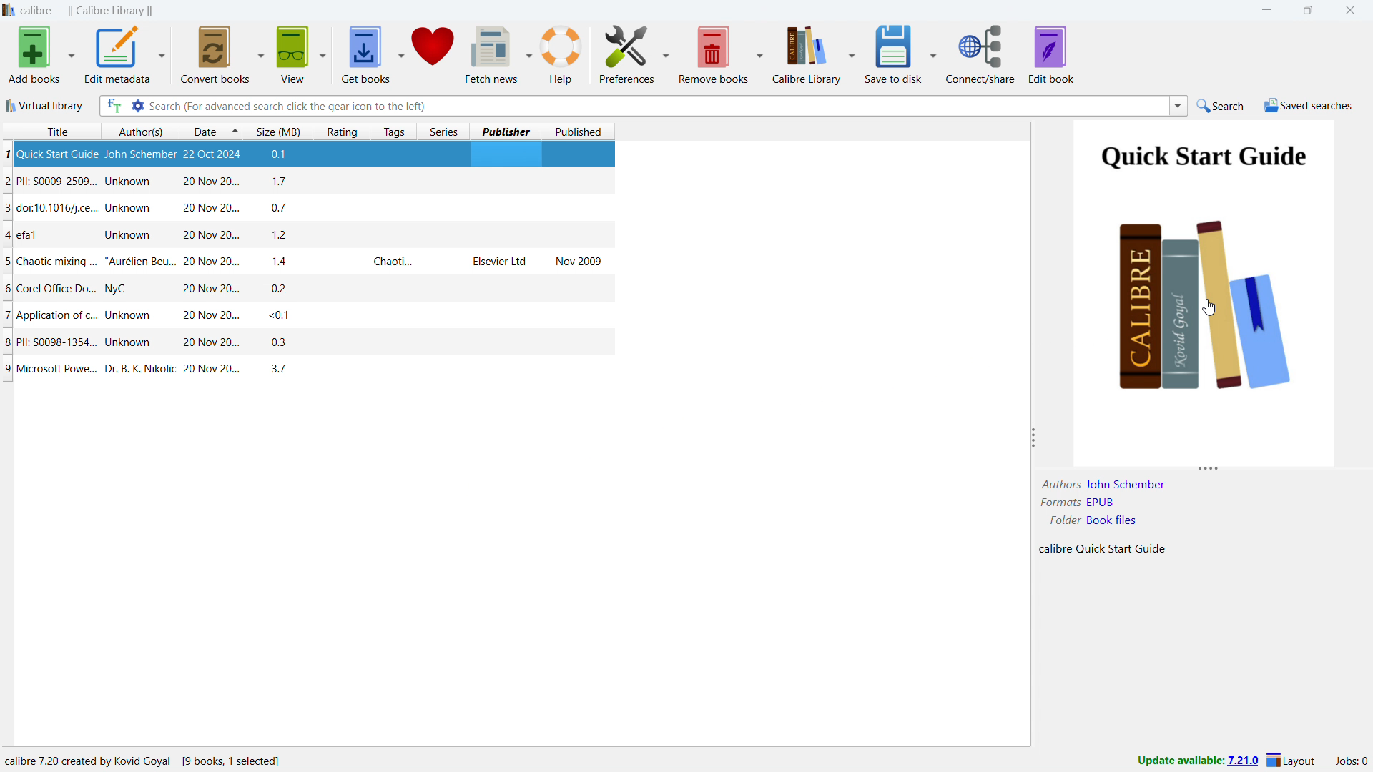 The width and height of the screenshot is (1373, 772). What do you see at coordinates (402, 54) in the screenshot?
I see `get books options` at bounding box center [402, 54].